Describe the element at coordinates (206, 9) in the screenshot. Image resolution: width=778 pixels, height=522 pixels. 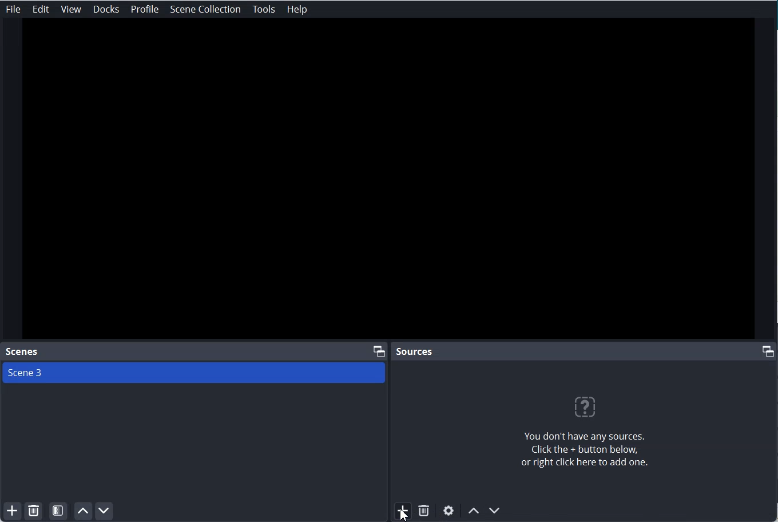
I see `Scene Collection` at that location.